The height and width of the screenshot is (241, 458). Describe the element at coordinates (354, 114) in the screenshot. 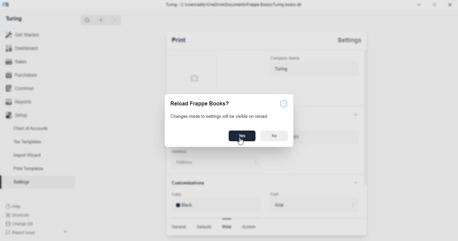

I see `collapse` at that location.